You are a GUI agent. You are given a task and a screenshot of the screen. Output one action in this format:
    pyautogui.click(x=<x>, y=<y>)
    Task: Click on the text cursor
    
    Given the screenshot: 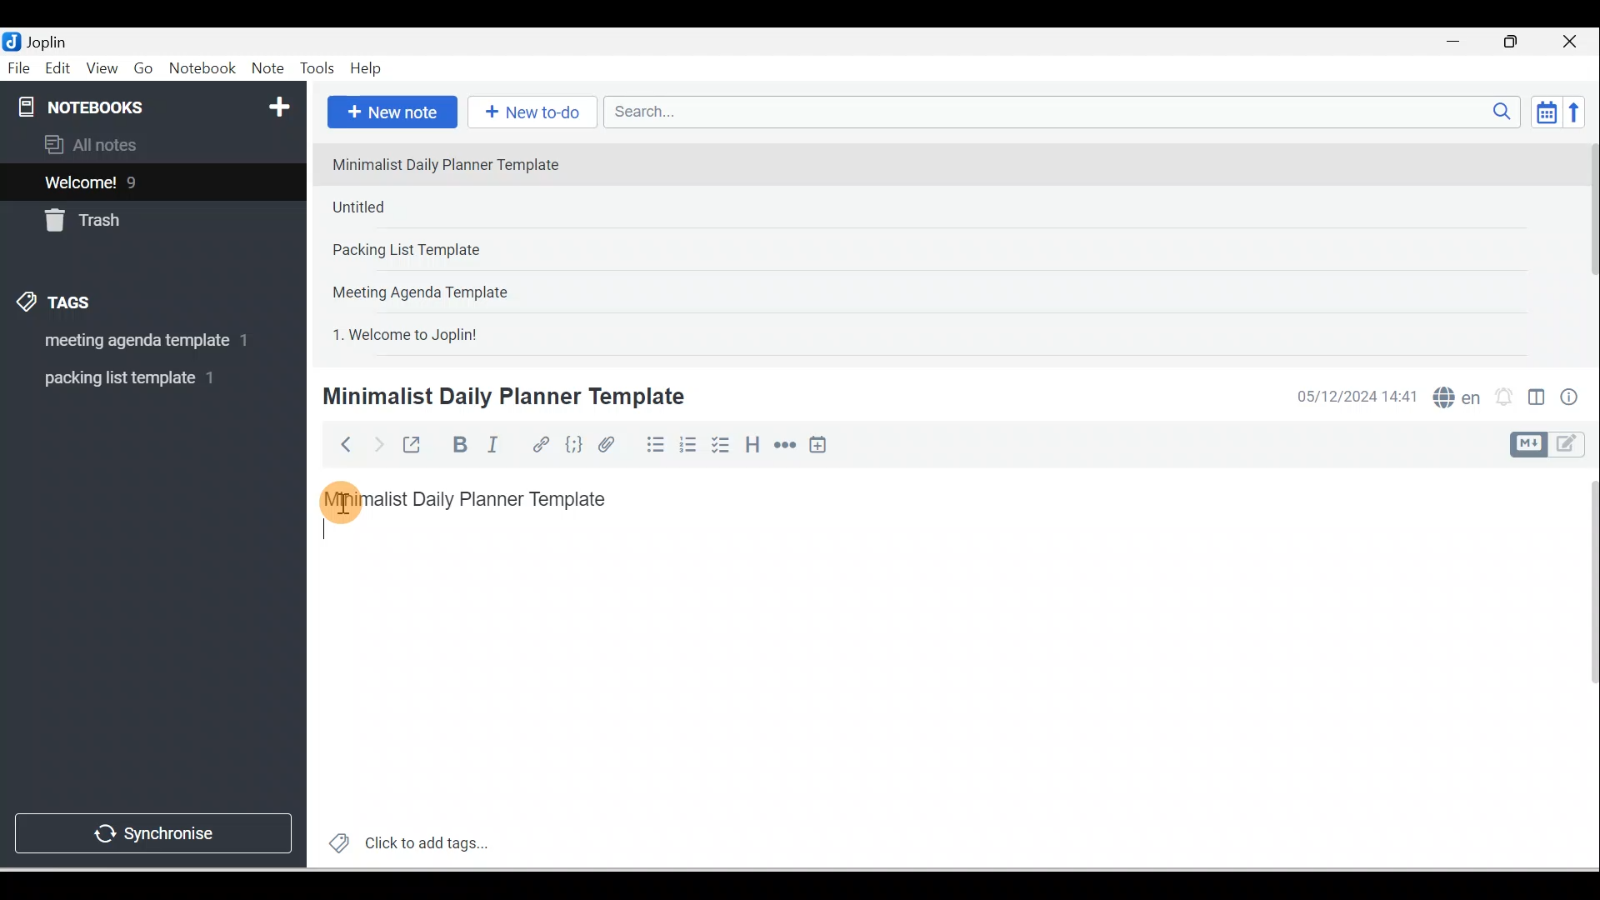 What is the action you would take?
    pyautogui.click(x=326, y=530)
    